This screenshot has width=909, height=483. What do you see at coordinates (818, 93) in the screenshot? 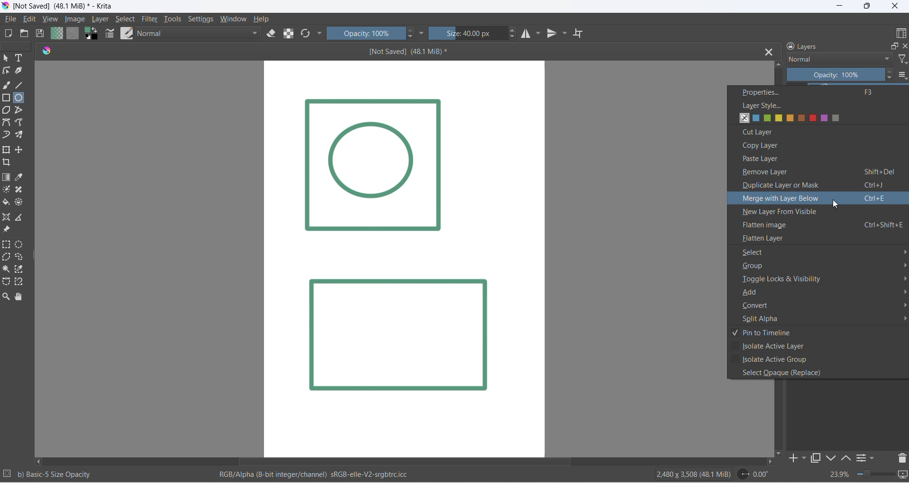
I see `properties` at bounding box center [818, 93].